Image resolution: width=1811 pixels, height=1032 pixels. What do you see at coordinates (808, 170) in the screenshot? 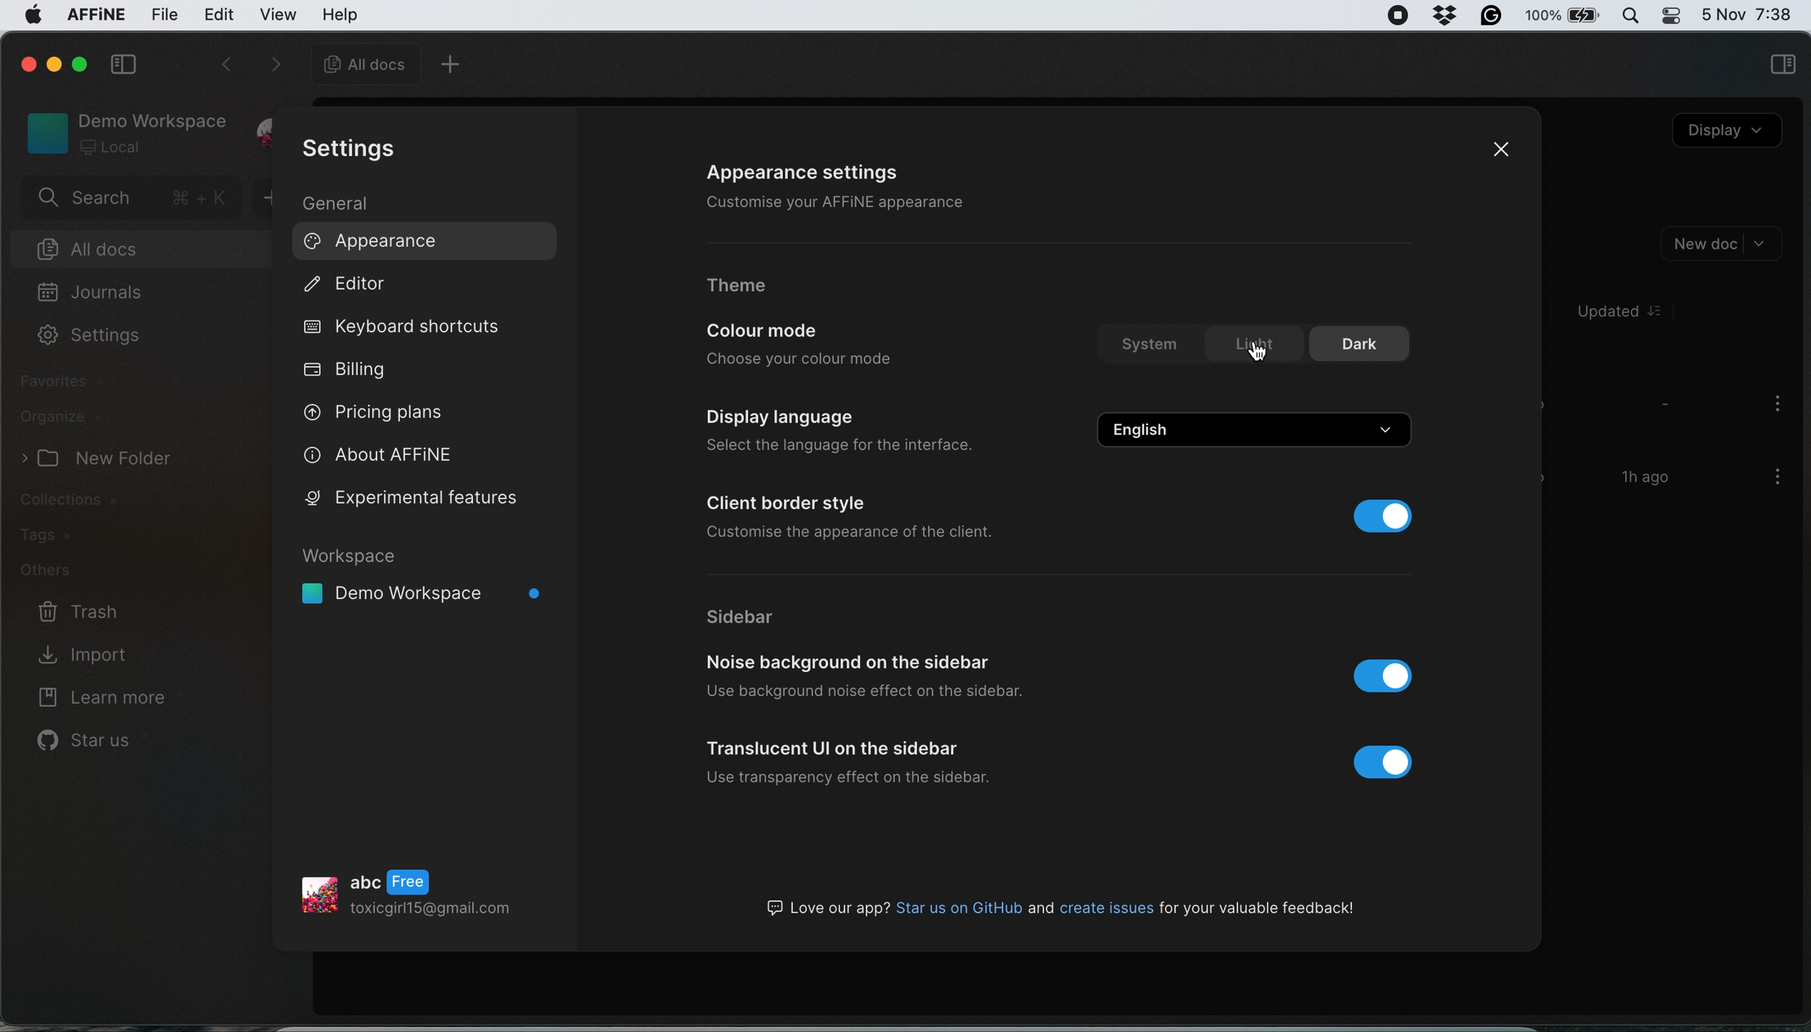
I see `appearance settings` at bounding box center [808, 170].